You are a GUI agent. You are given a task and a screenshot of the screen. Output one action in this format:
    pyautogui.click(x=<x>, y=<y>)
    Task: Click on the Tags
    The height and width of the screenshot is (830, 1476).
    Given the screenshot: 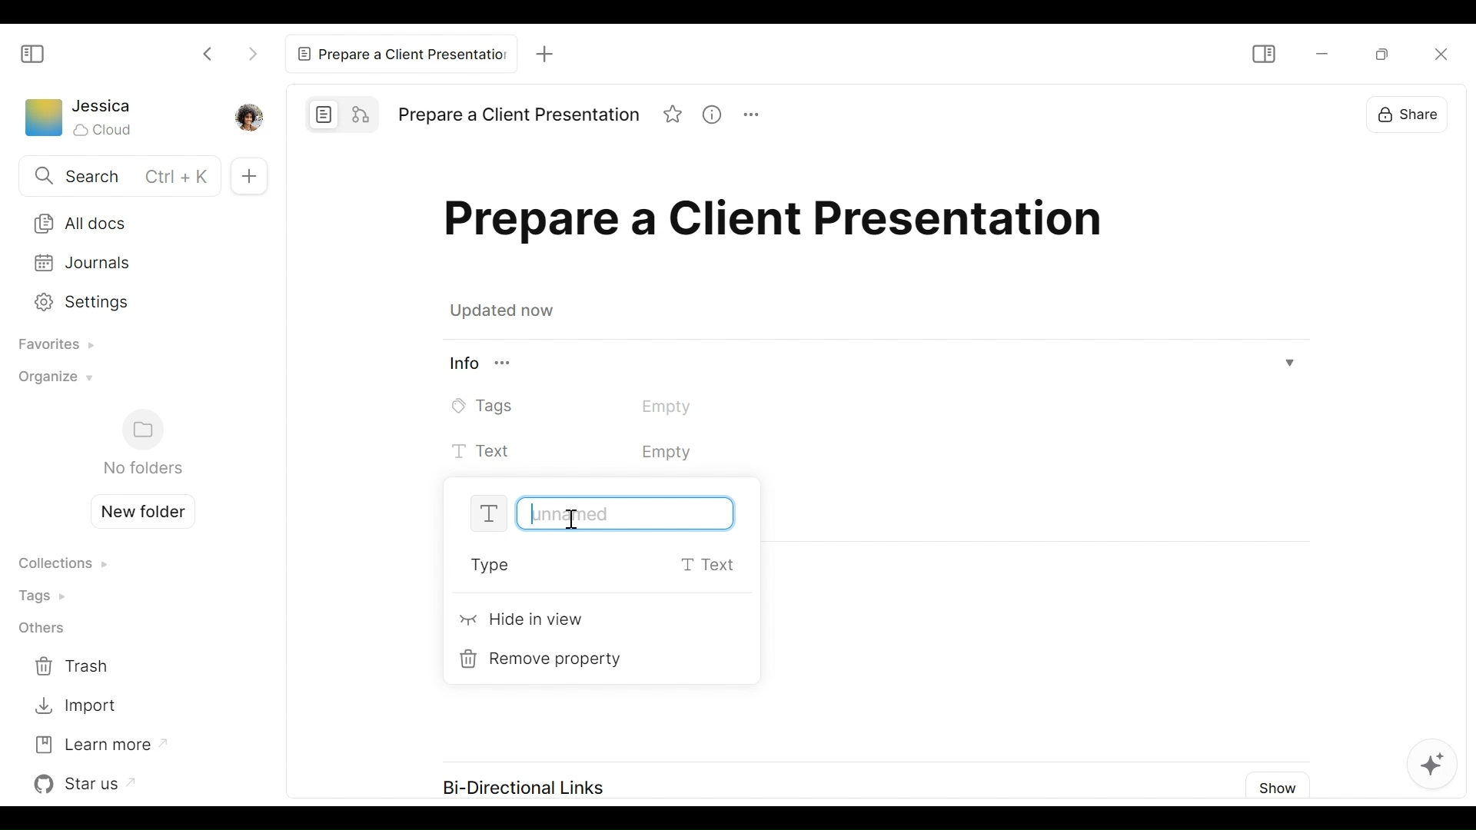 What is the action you would take?
    pyautogui.click(x=47, y=595)
    